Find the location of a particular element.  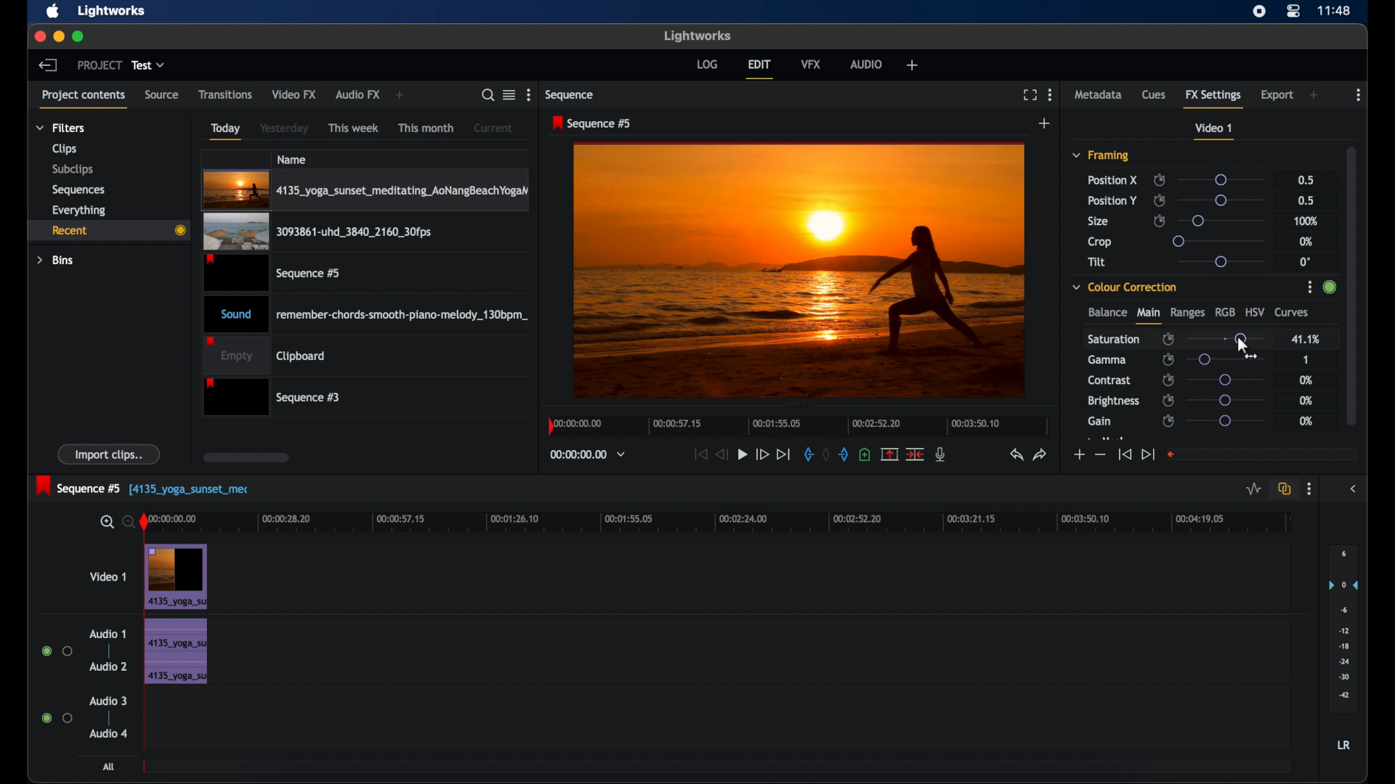

toggle list or tile view is located at coordinates (509, 94).